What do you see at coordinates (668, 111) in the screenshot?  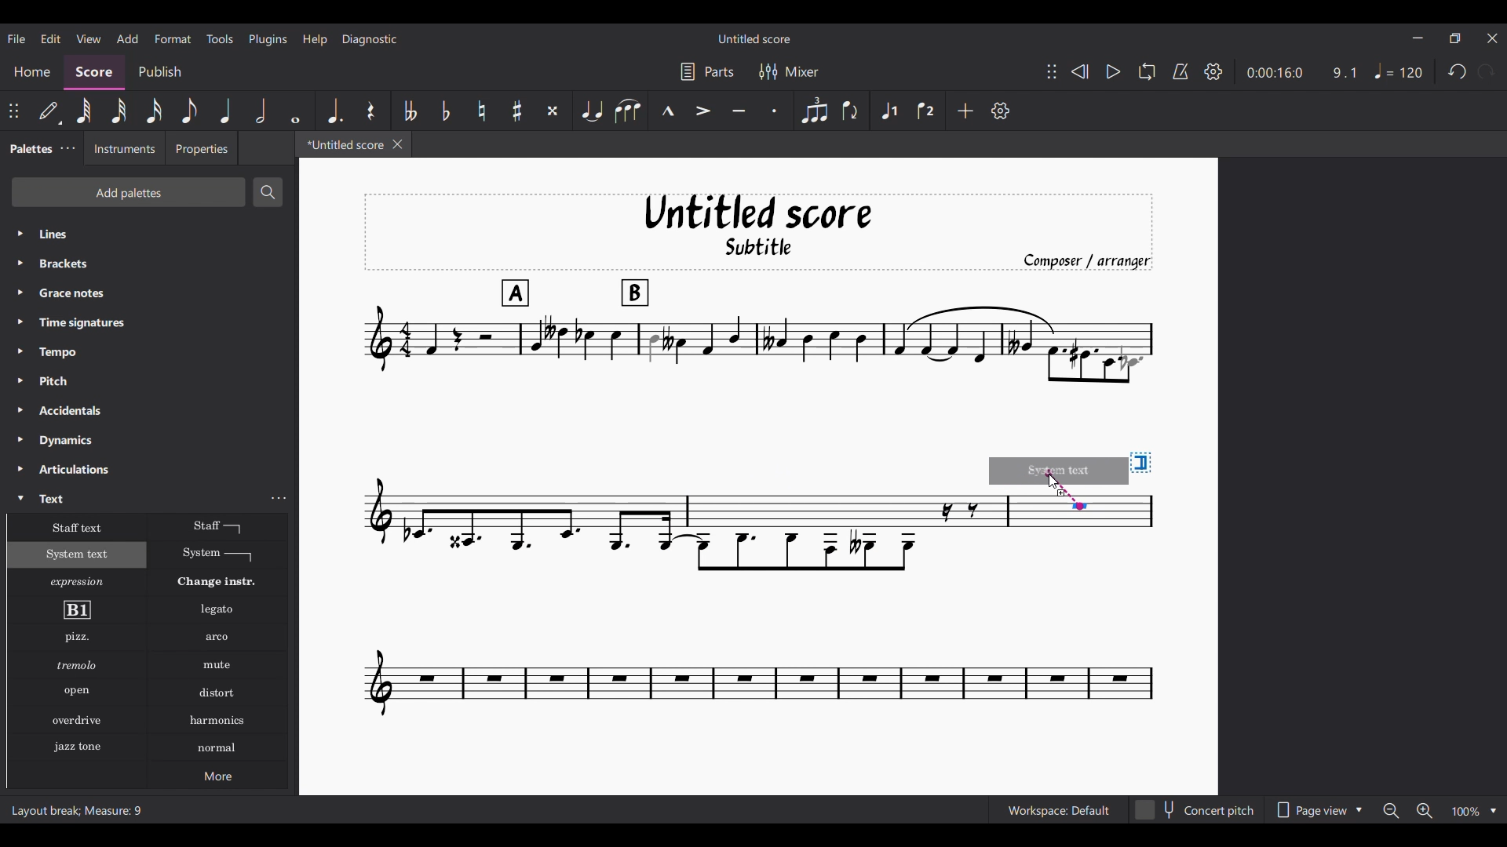 I see `Marcato` at bounding box center [668, 111].